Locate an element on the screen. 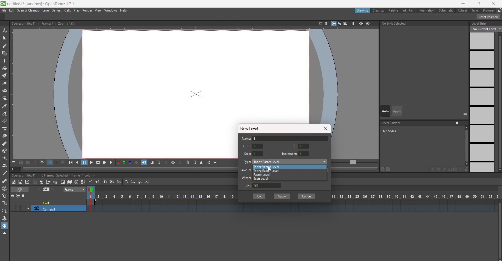  alpha chanel is located at coordinates (137, 162).